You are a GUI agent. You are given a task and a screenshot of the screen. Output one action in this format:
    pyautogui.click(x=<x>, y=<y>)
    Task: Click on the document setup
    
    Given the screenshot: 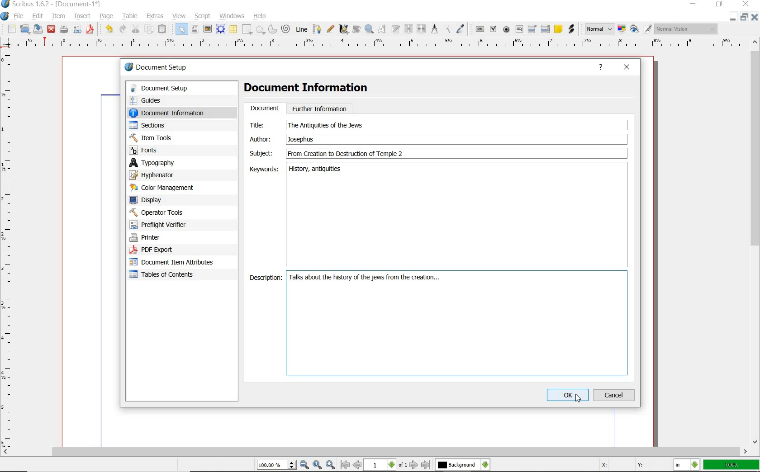 What is the action you would take?
    pyautogui.click(x=174, y=88)
    